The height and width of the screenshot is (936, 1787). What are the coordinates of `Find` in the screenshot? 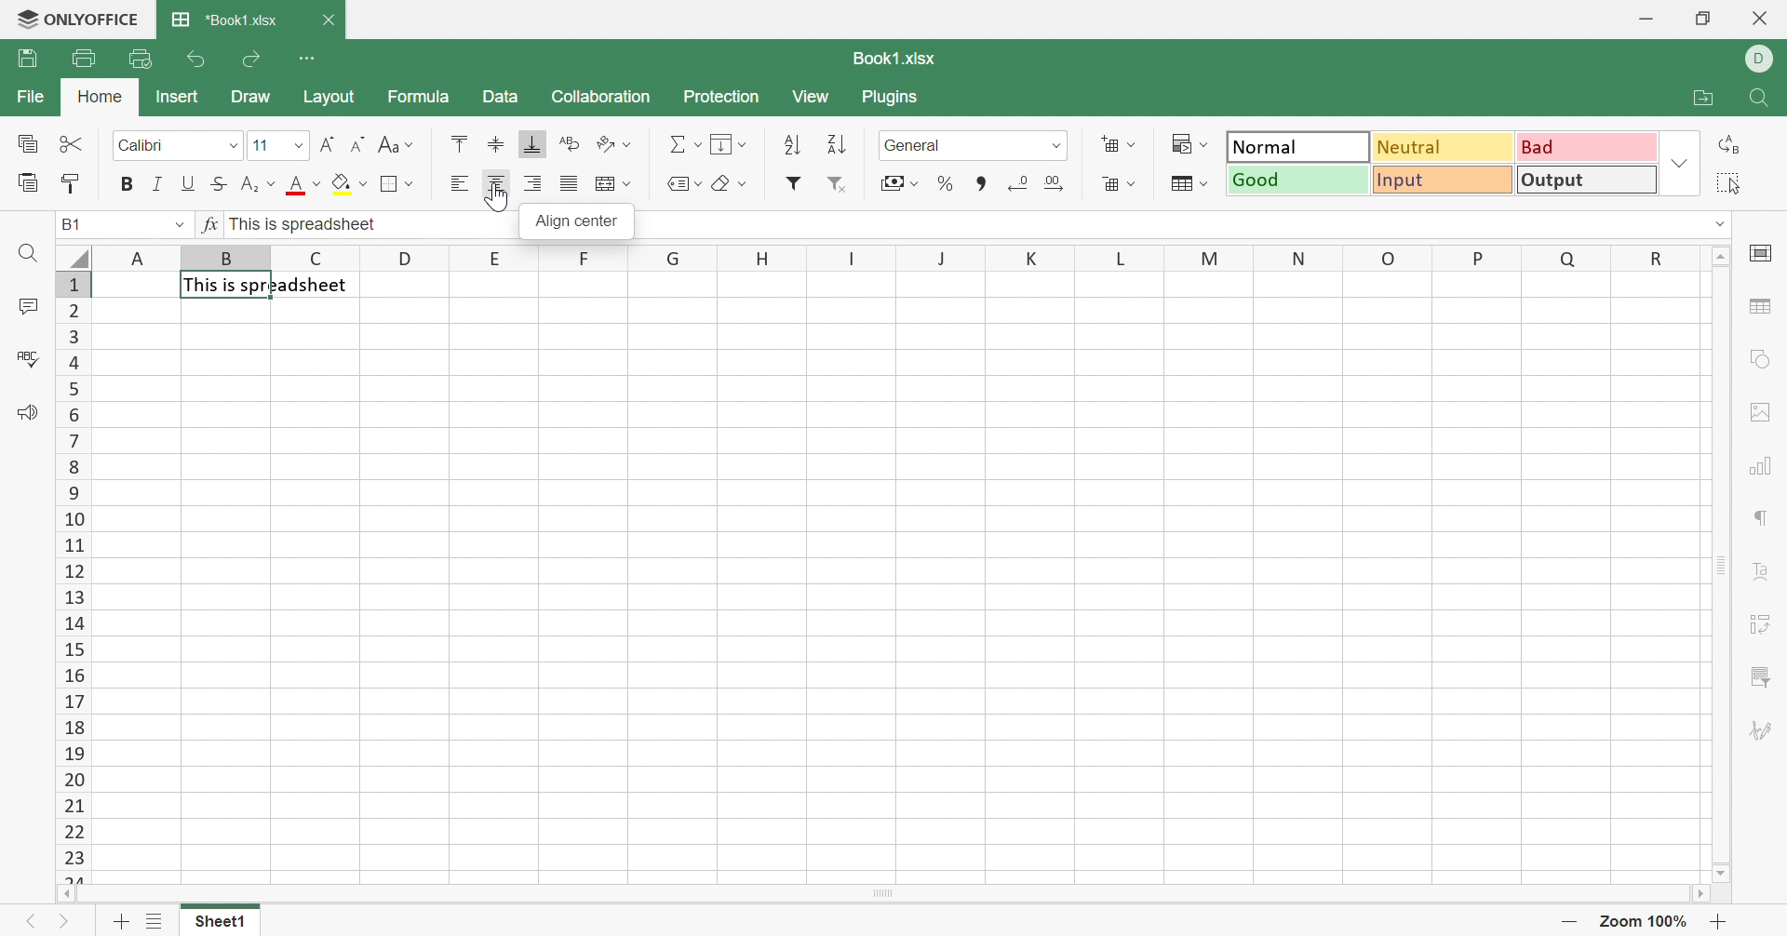 It's located at (26, 253).